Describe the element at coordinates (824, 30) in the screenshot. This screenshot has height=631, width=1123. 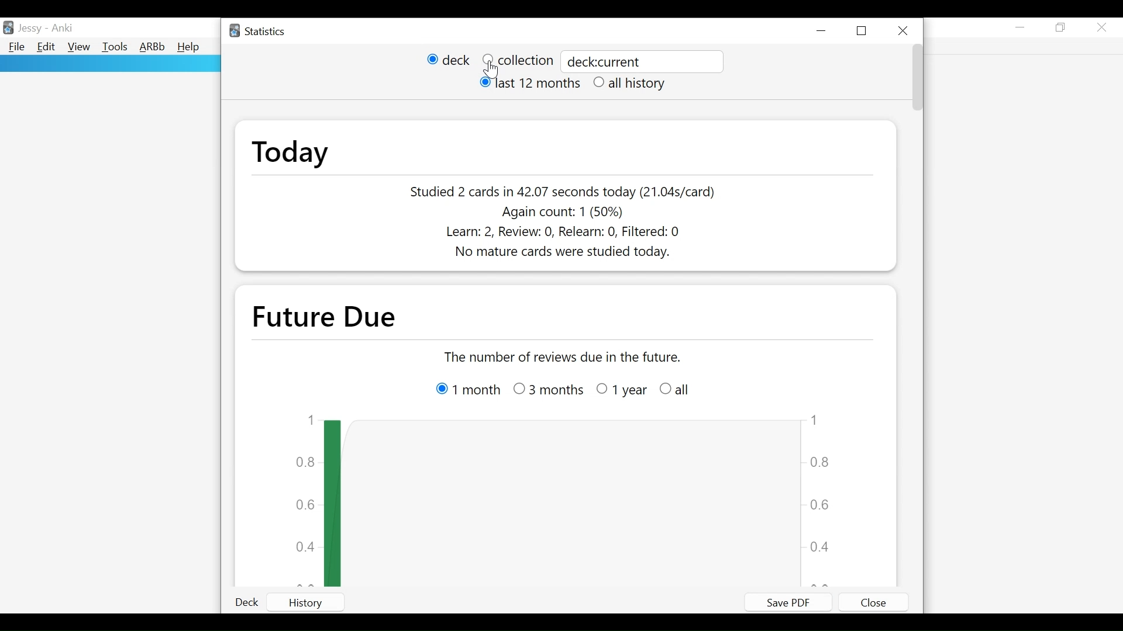
I see `Minimize` at that location.